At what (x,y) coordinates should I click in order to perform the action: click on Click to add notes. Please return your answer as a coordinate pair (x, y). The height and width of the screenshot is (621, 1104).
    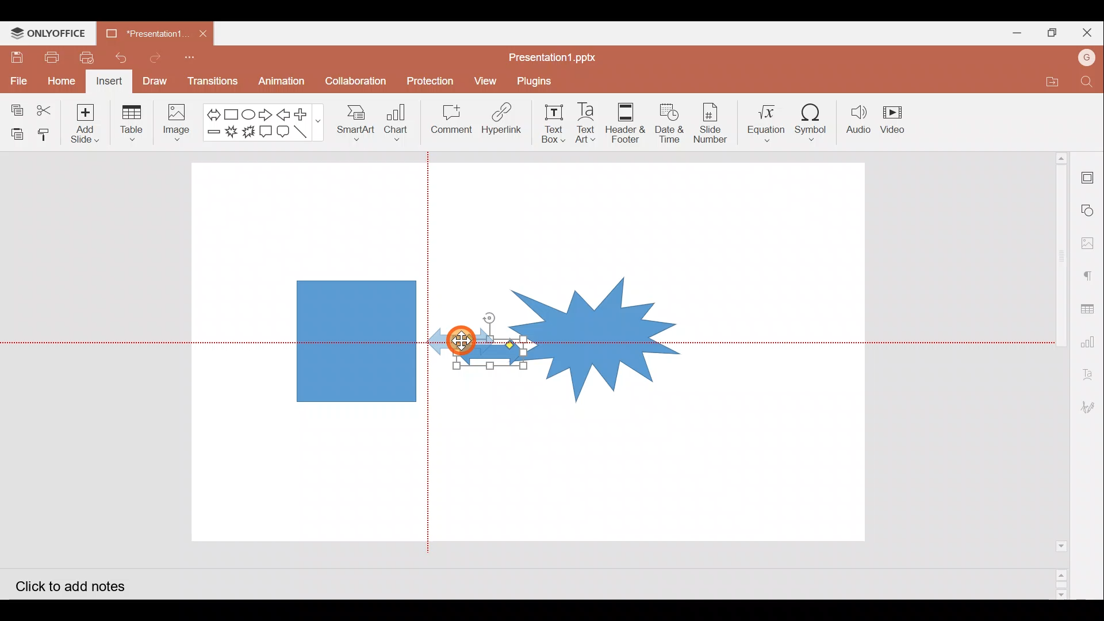
    Looking at the image, I should click on (68, 584).